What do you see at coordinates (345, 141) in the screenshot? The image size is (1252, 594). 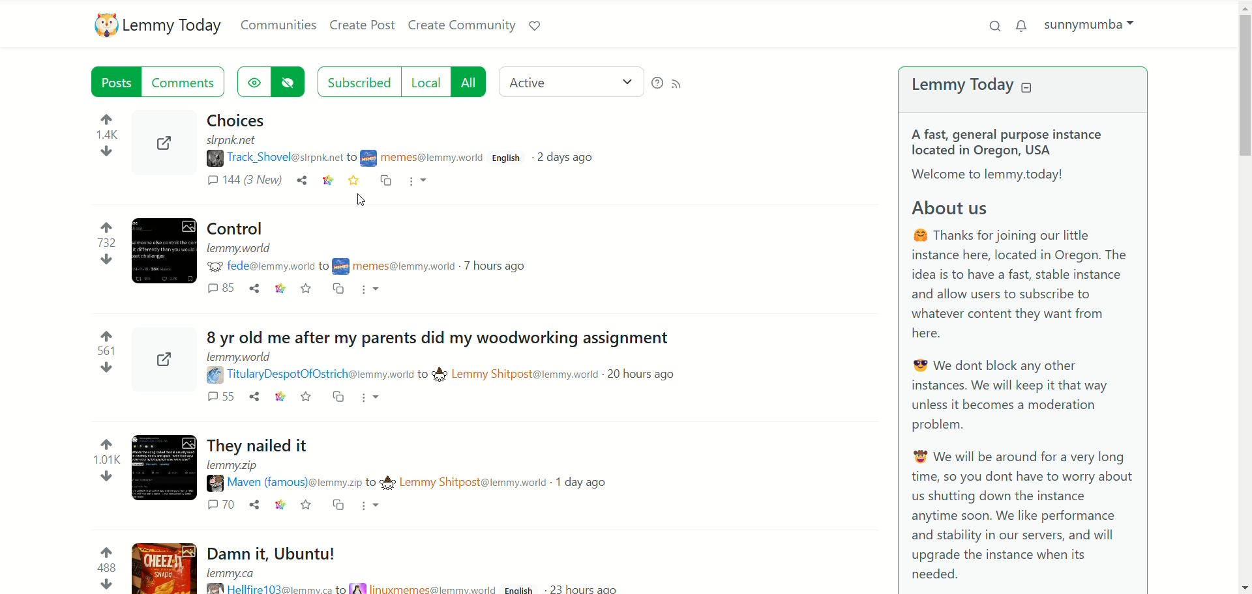 I see `post on "Choices"` at bounding box center [345, 141].